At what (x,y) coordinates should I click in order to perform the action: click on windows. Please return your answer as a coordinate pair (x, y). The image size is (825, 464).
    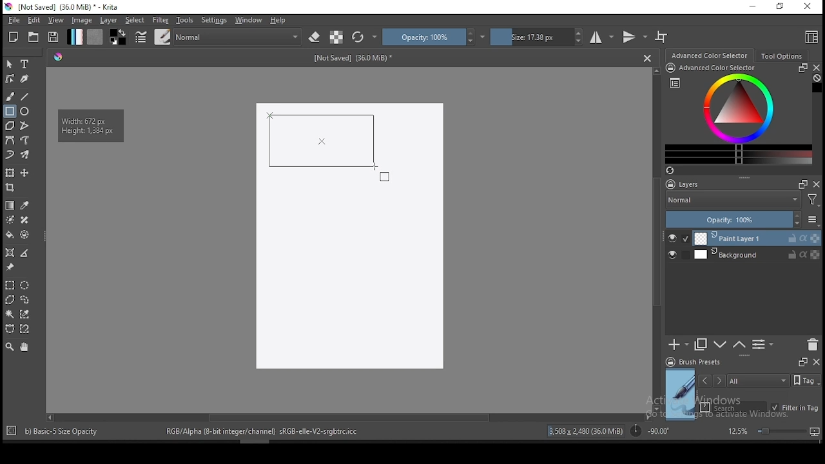
    Looking at the image, I should click on (249, 20).